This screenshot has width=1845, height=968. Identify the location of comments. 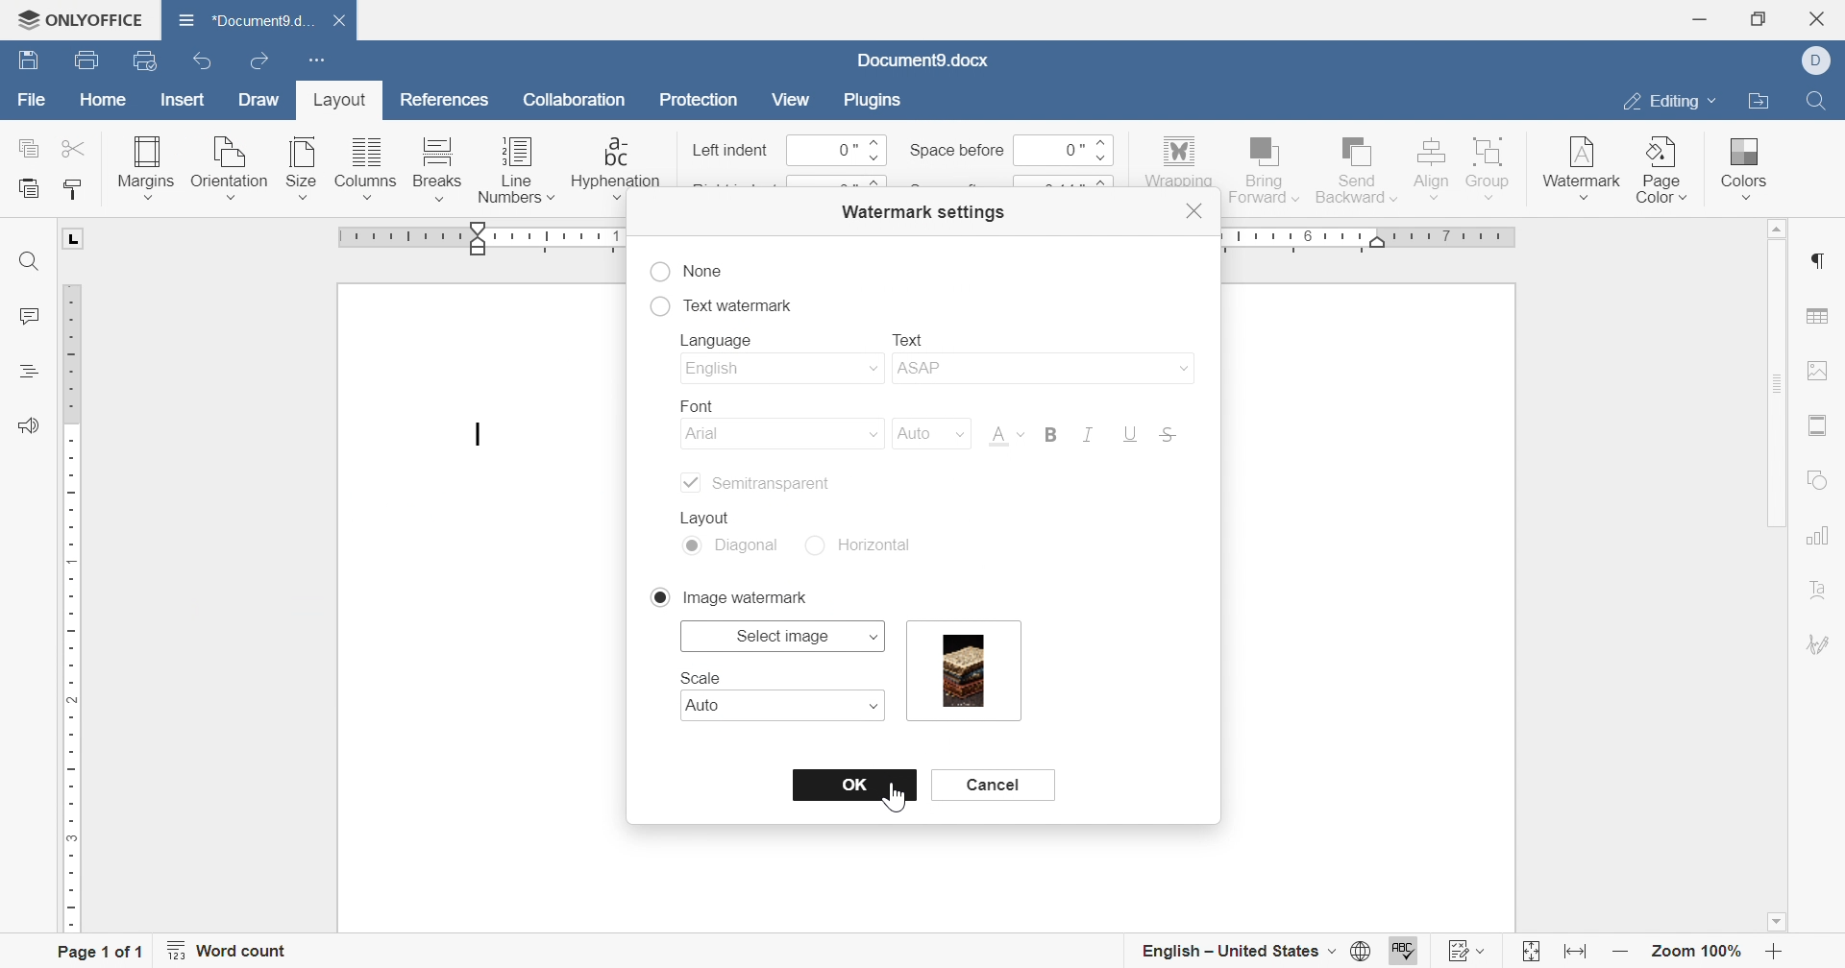
(26, 317).